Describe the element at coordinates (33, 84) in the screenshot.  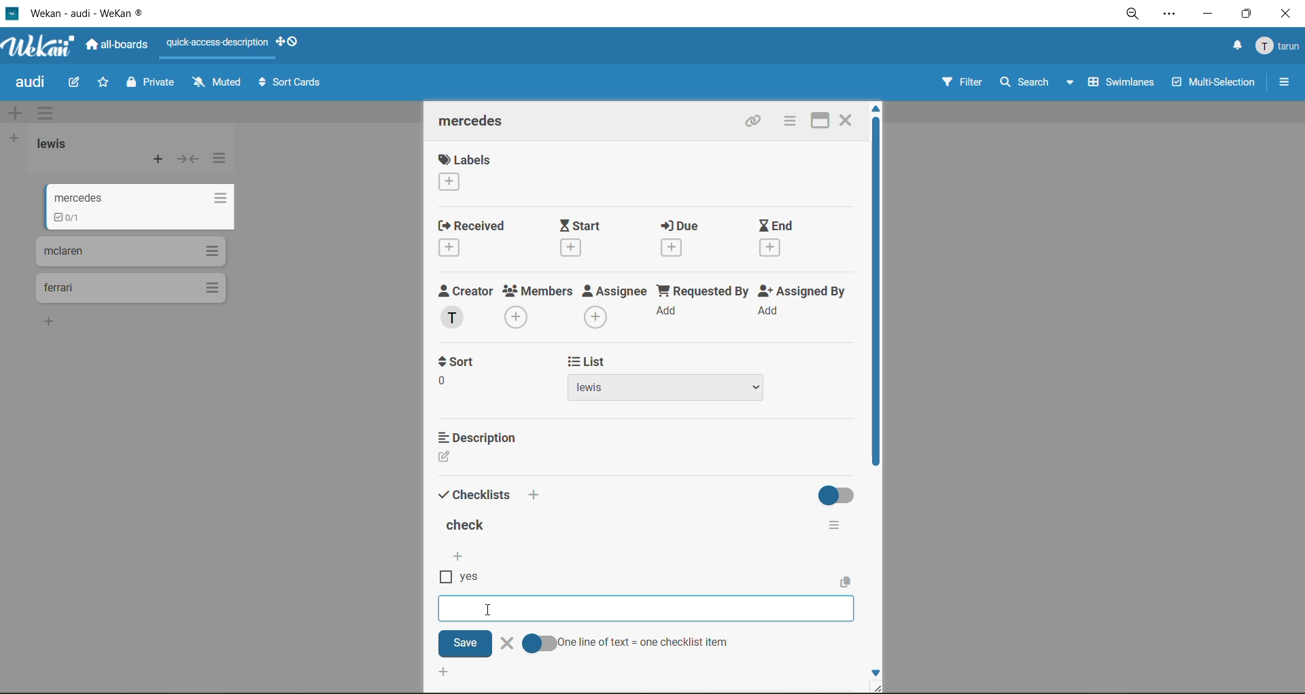
I see `board title` at that location.